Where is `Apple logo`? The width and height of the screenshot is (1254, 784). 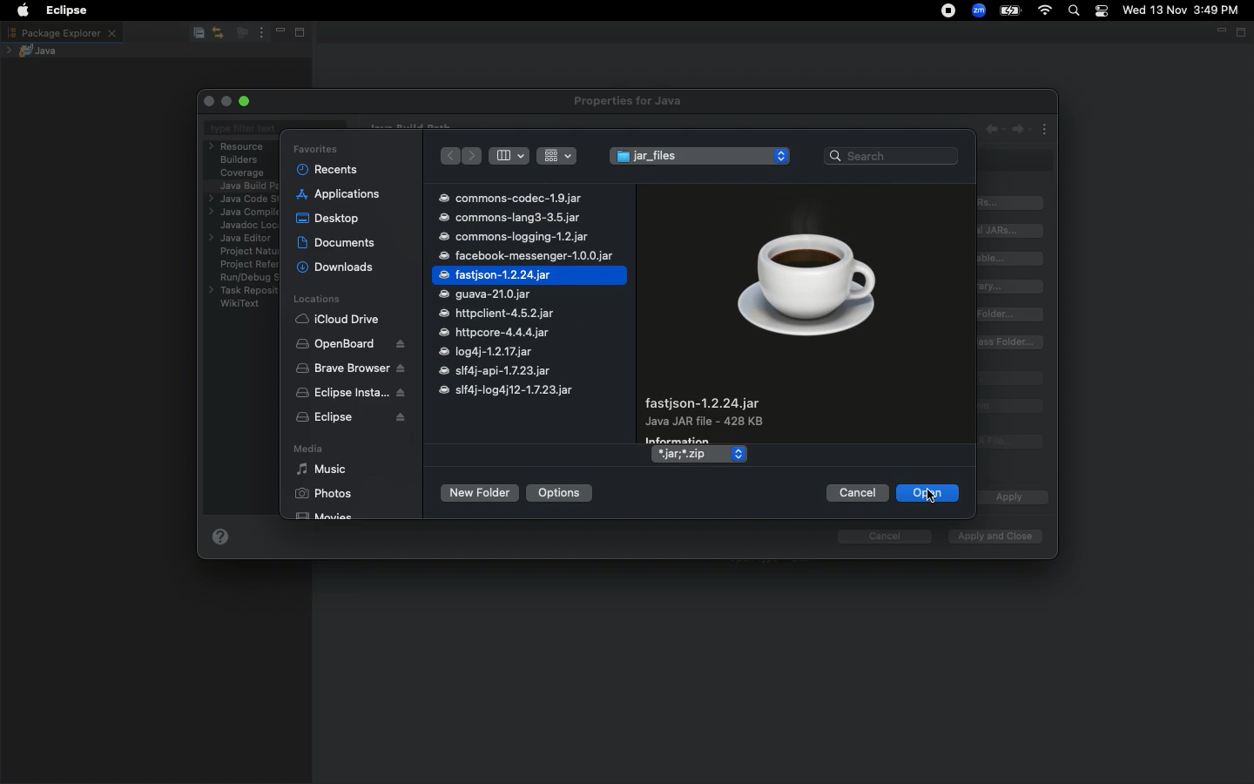 Apple logo is located at coordinates (23, 10).